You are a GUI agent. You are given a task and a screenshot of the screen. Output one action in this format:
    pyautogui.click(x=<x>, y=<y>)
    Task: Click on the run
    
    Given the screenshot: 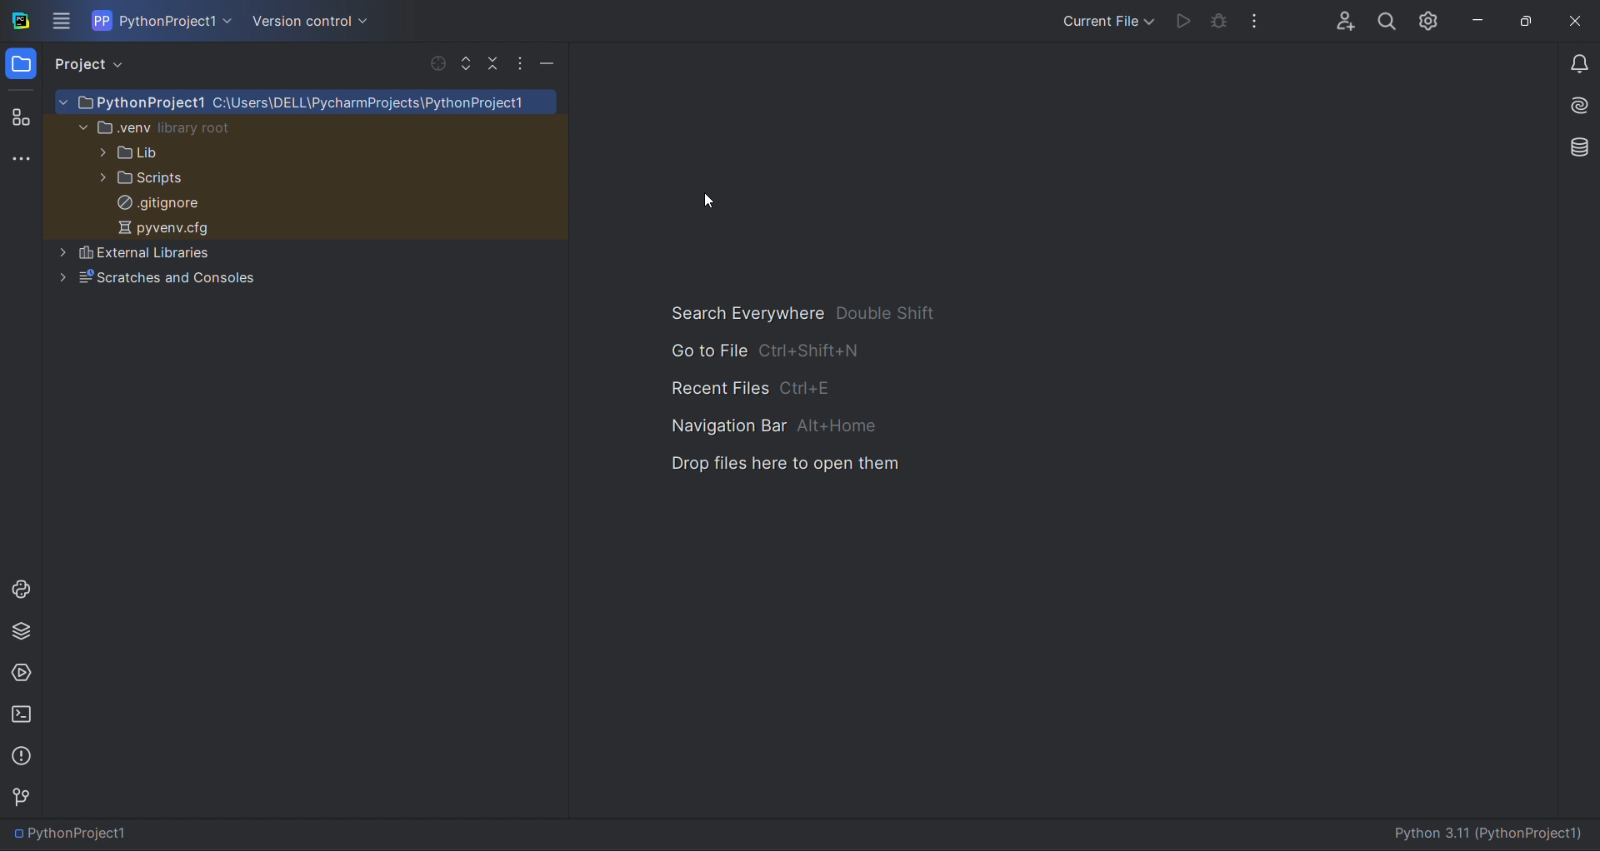 What is the action you would take?
    pyautogui.click(x=1180, y=19)
    